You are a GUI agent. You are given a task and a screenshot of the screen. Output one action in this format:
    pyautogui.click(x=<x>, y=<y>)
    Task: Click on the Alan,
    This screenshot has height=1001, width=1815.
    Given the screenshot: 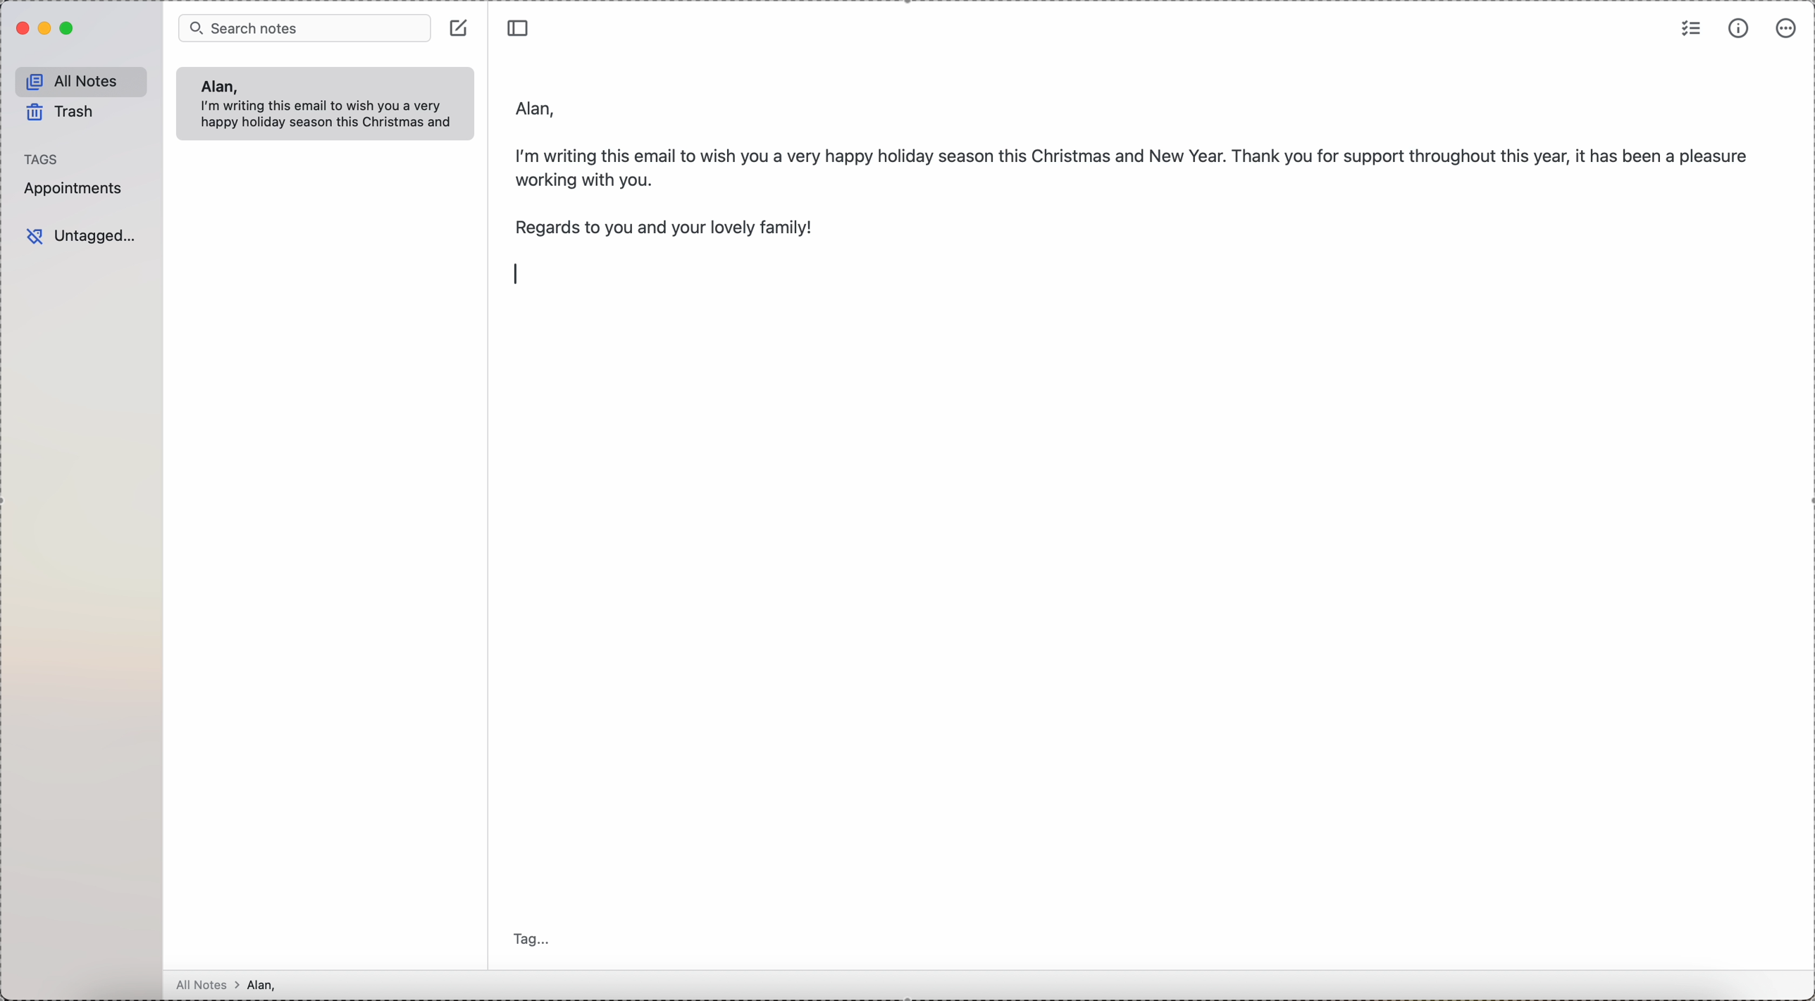 What is the action you would take?
    pyautogui.click(x=218, y=86)
    